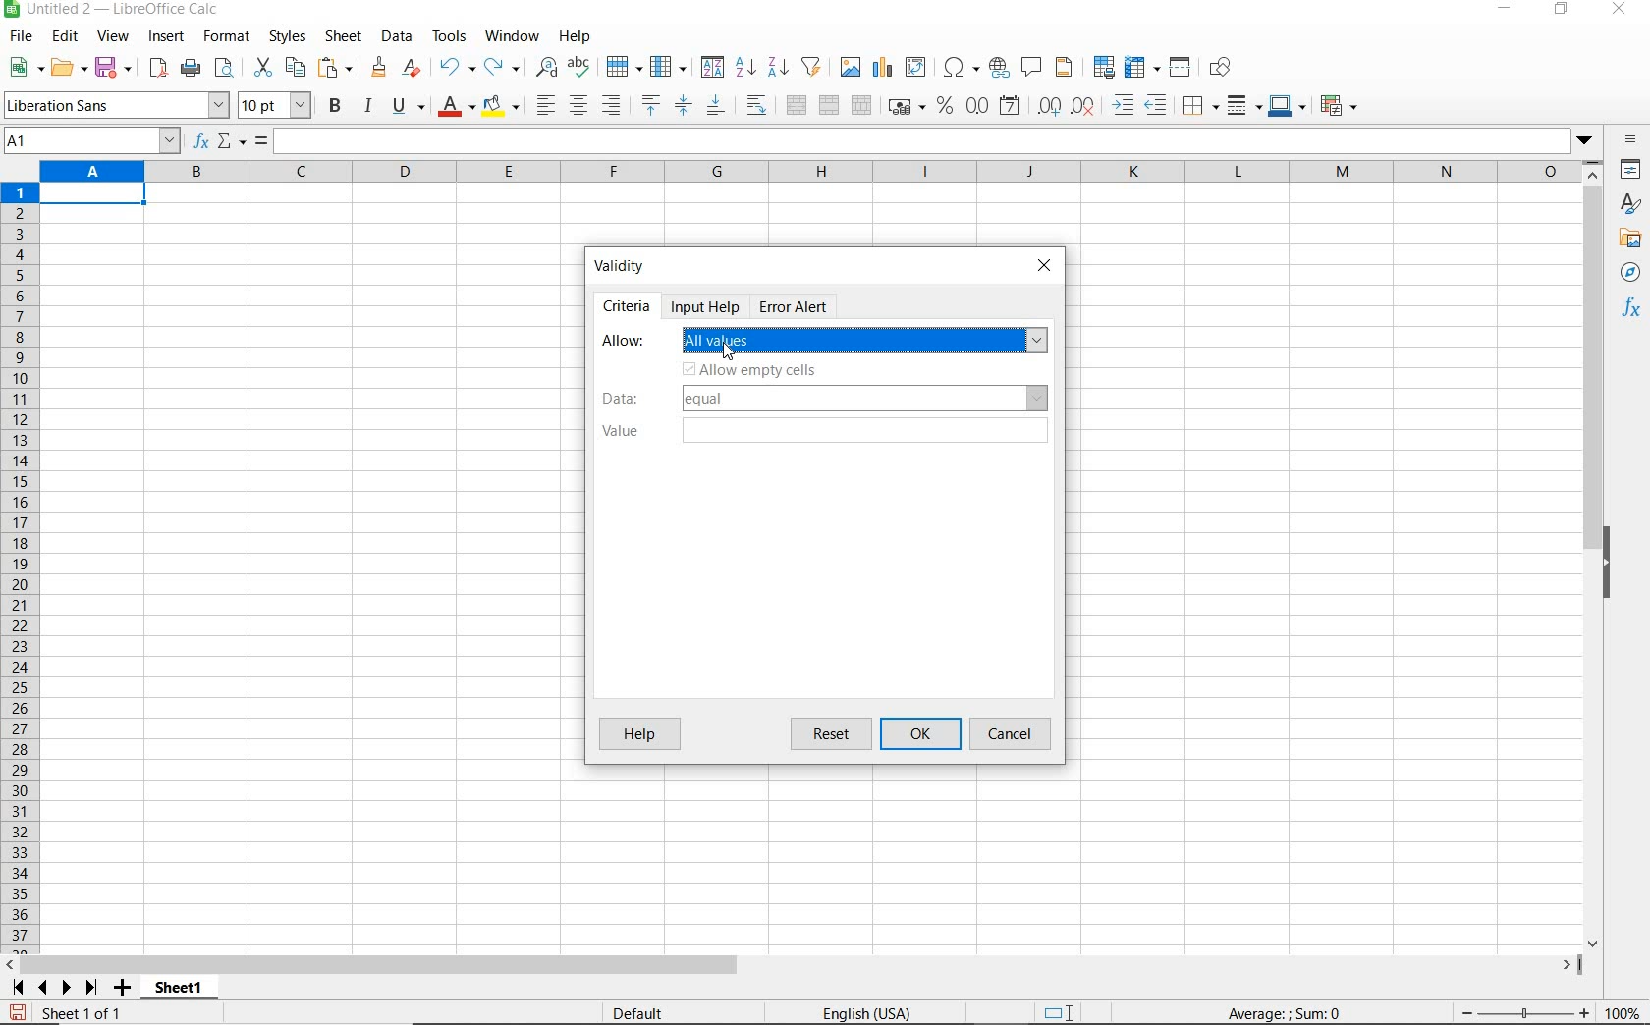 This screenshot has height=1025, width=1650. What do you see at coordinates (458, 106) in the screenshot?
I see `font color` at bounding box center [458, 106].